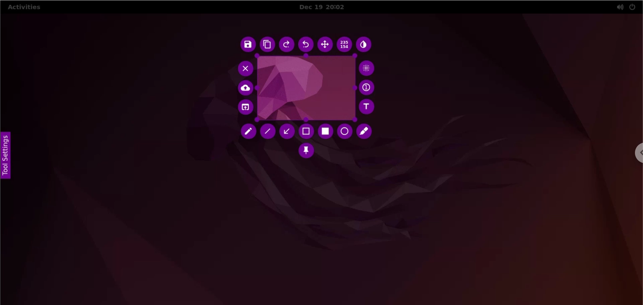  I want to click on pixelette, so click(369, 69).